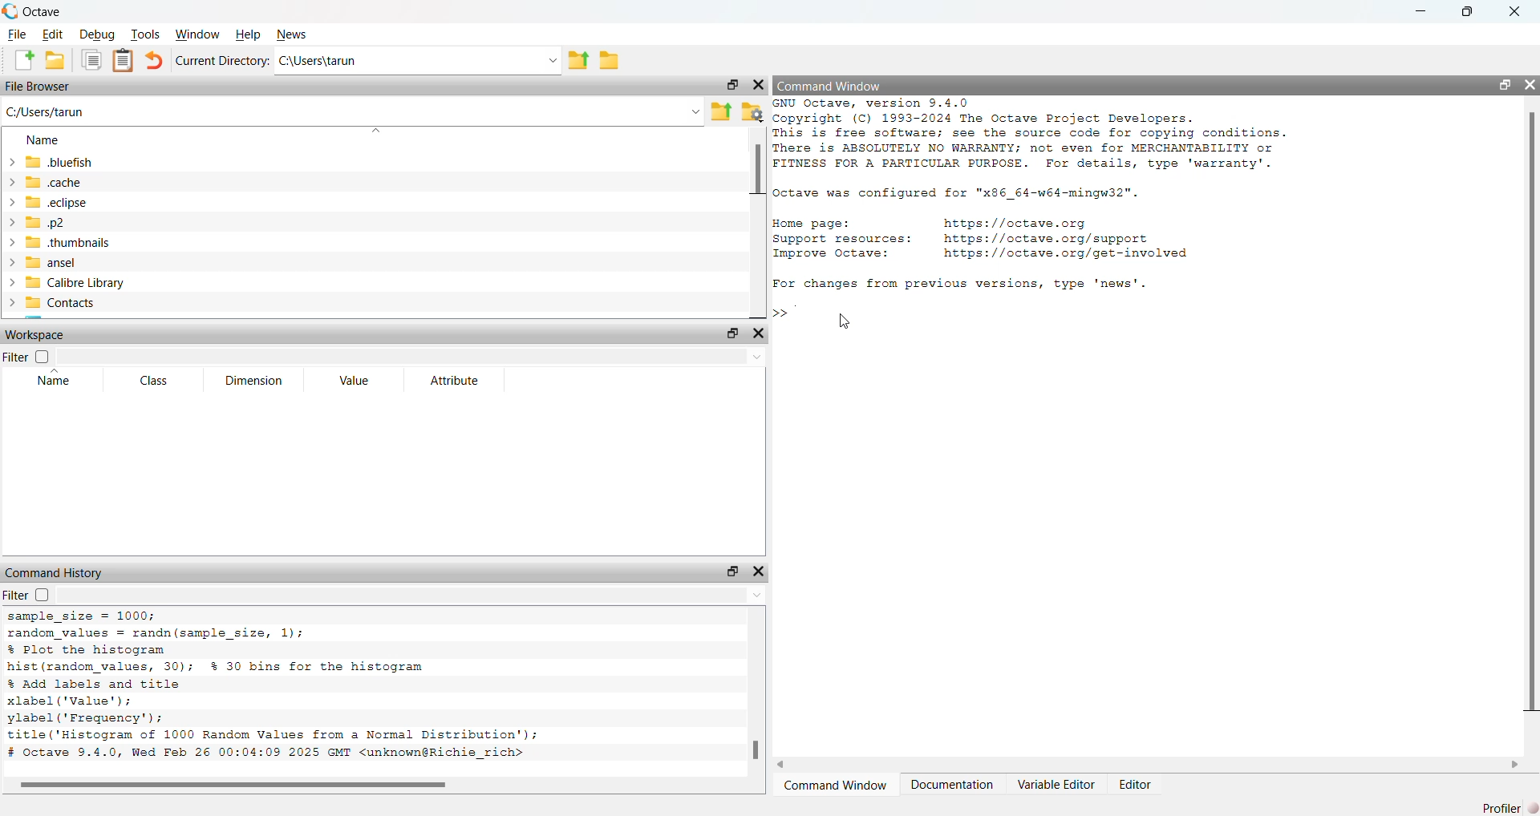  I want to click on Value, so click(355, 381).